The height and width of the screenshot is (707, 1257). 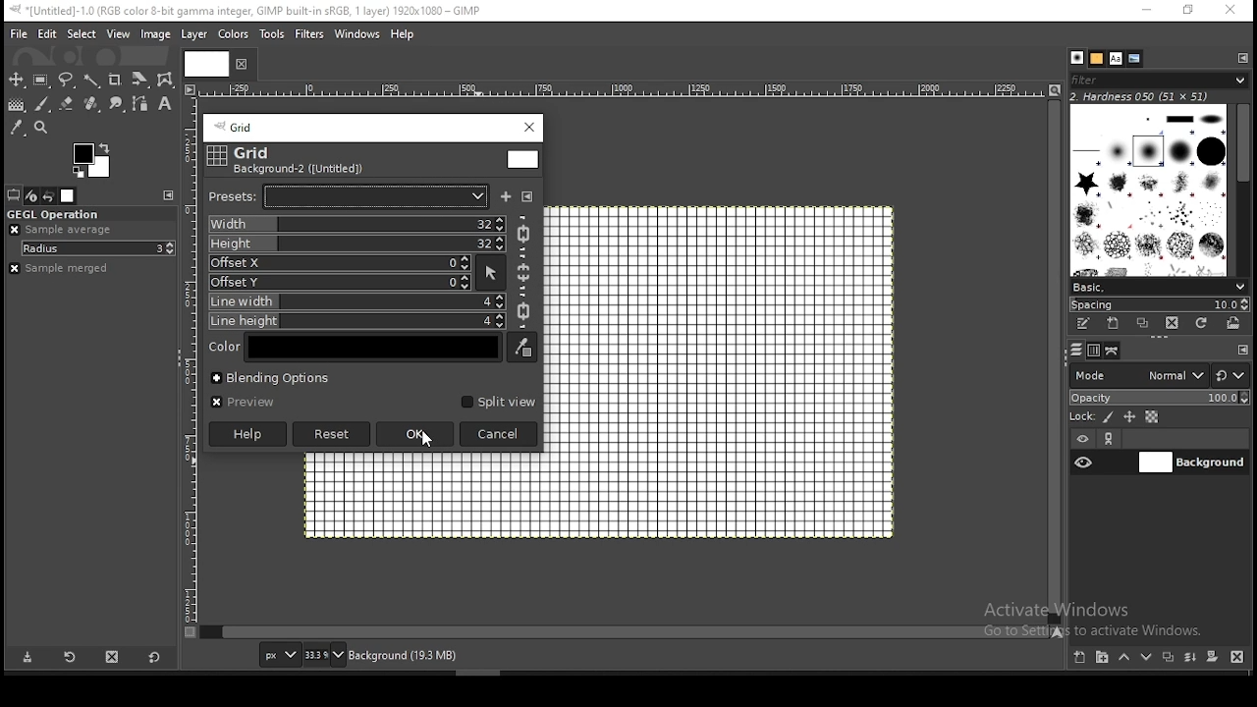 What do you see at coordinates (1150, 657) in the screenshot?
I see `move layer on step down` at bounding box center [1150, 657].